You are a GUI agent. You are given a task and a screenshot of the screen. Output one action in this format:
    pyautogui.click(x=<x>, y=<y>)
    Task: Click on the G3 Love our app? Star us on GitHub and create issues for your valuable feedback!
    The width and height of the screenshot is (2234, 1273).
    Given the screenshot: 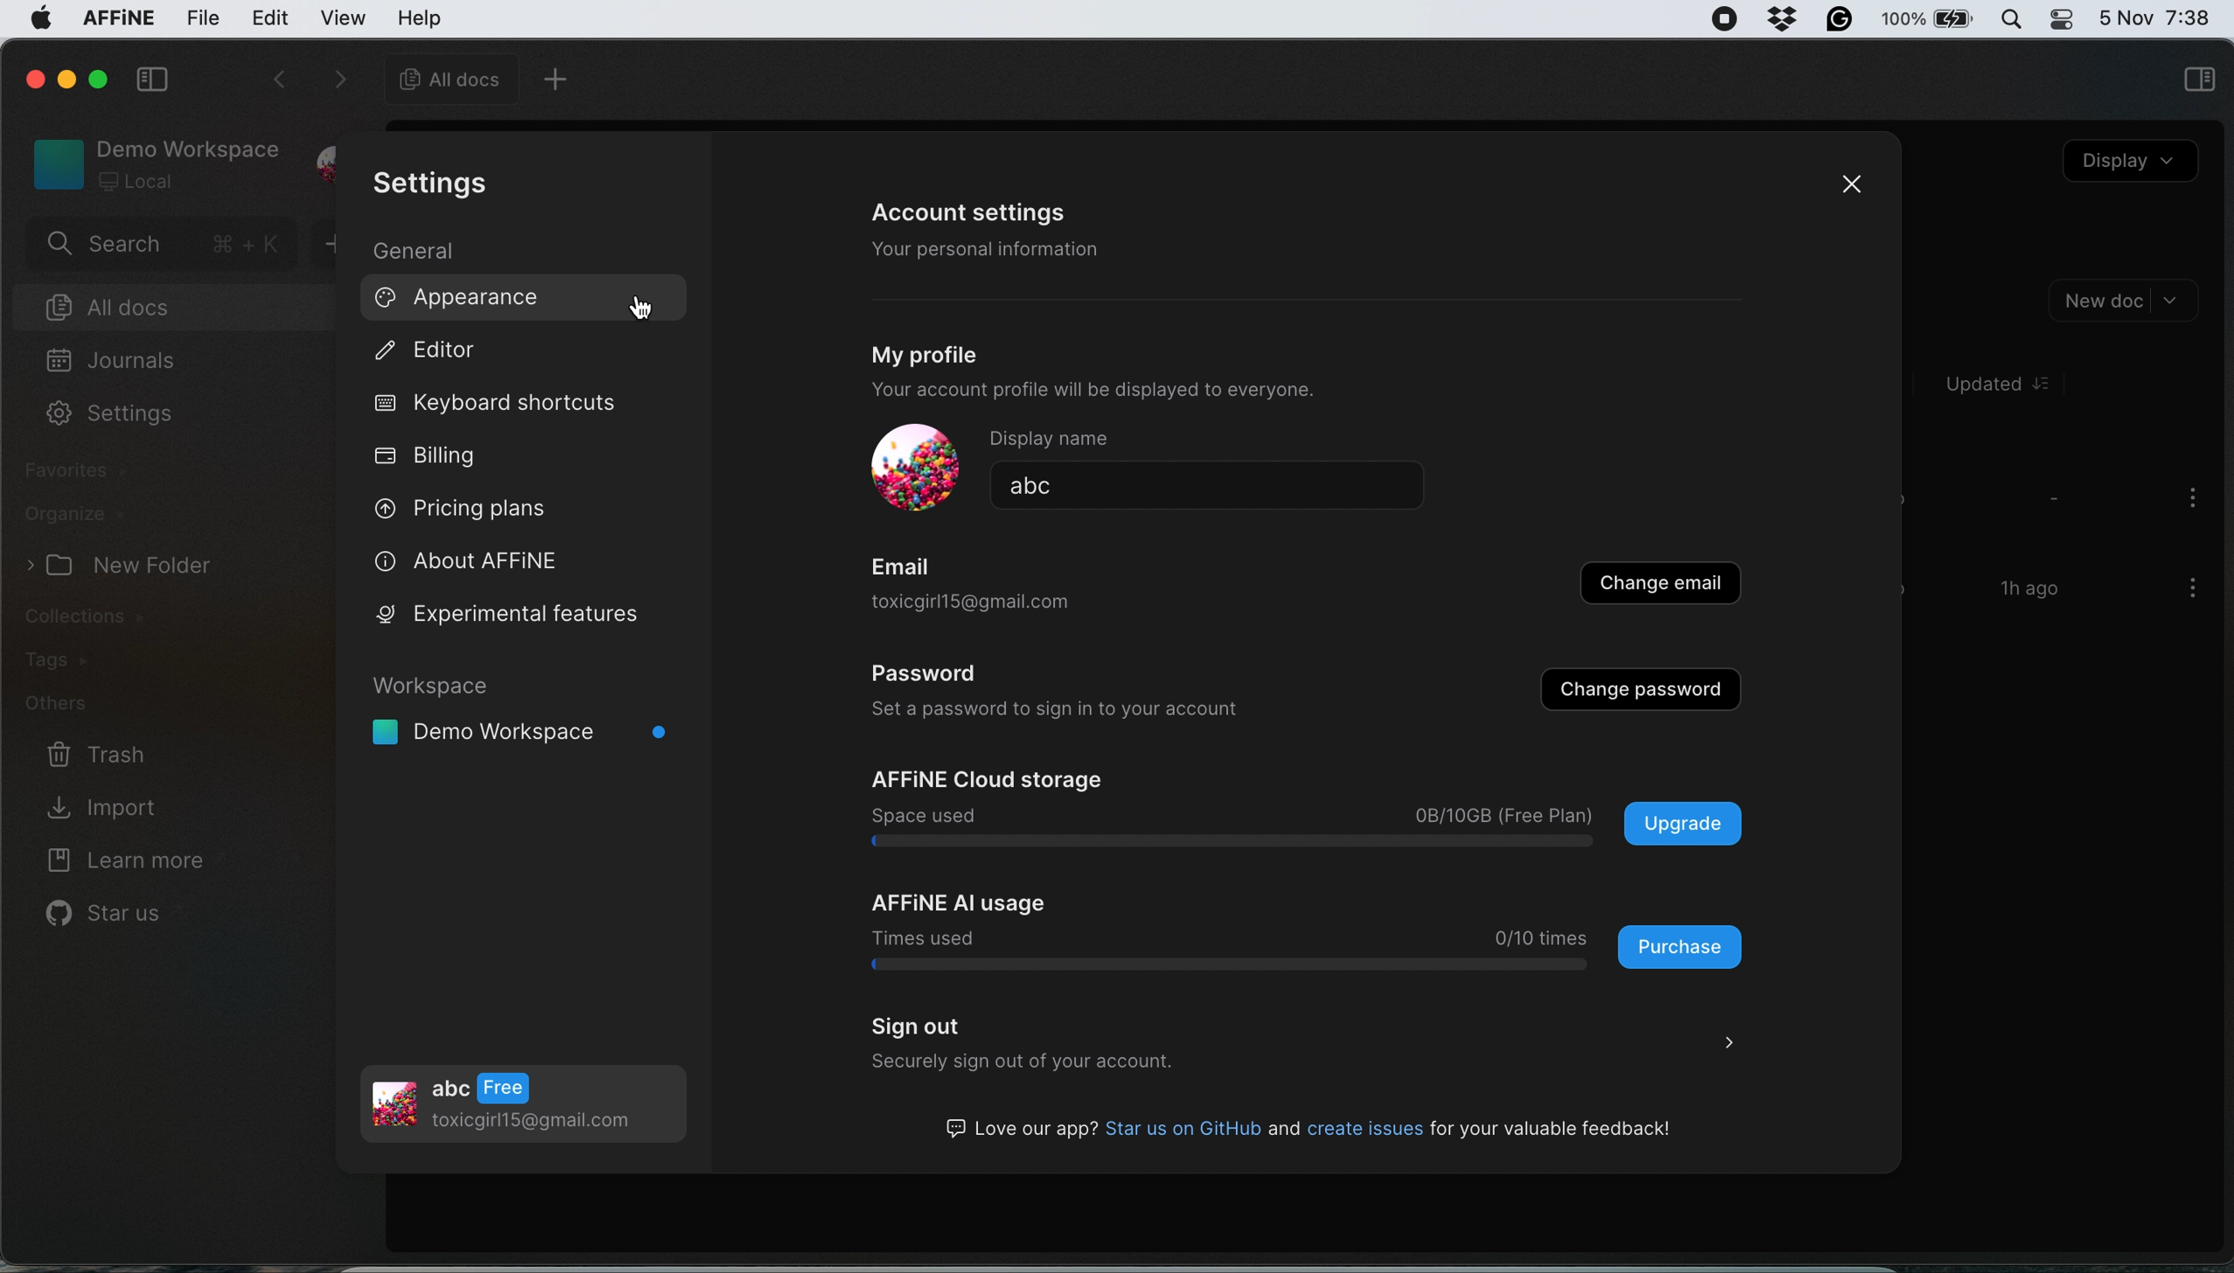 What is the action you would take?
    pyautogui.click(x=1366, y=1131)
    